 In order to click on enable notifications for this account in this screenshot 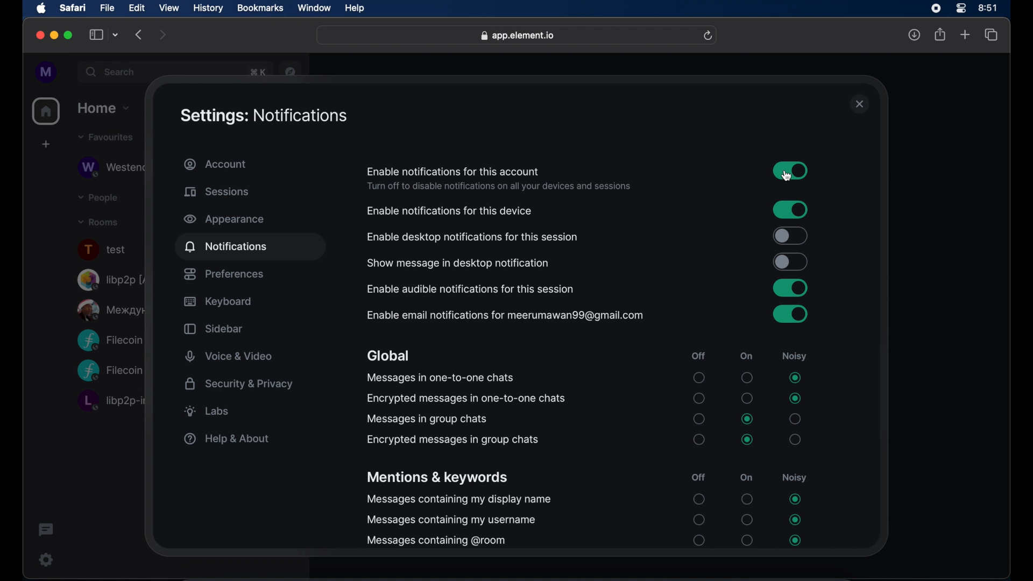, I will do `click(452, 172)`.